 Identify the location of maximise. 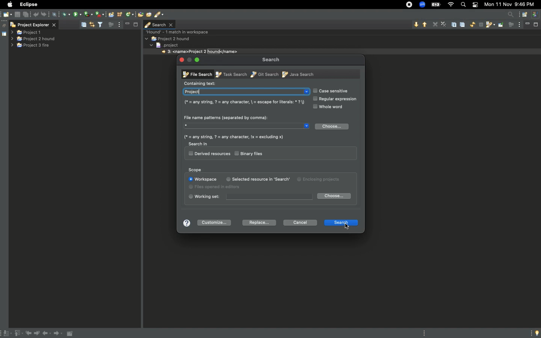
(535, 25).